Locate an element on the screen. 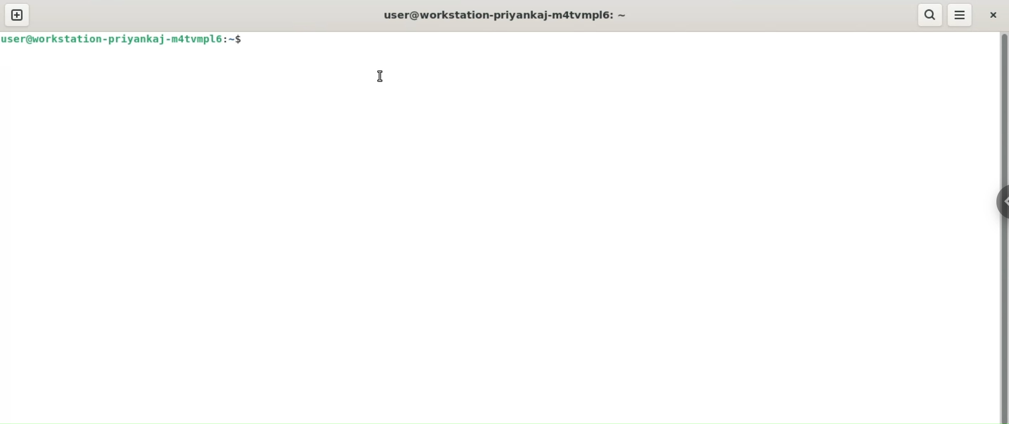 This screenshot has width=1009, height=424. user@workstation-priyankaj-m4tvmpl6: ~ is located at coordinates (508, 15).